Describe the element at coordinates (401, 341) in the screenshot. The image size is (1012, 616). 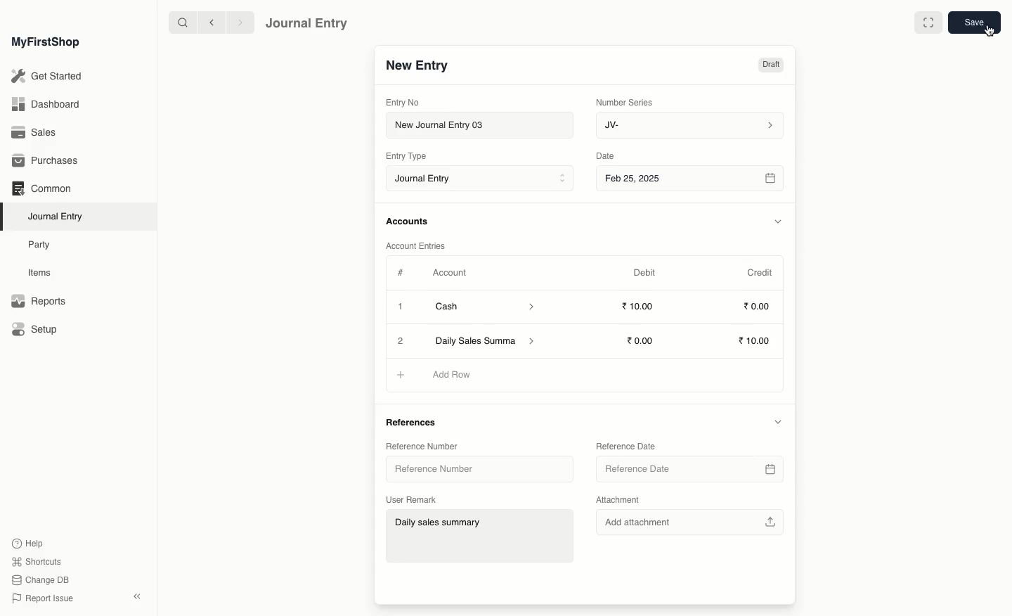
I see `Close` at that location.